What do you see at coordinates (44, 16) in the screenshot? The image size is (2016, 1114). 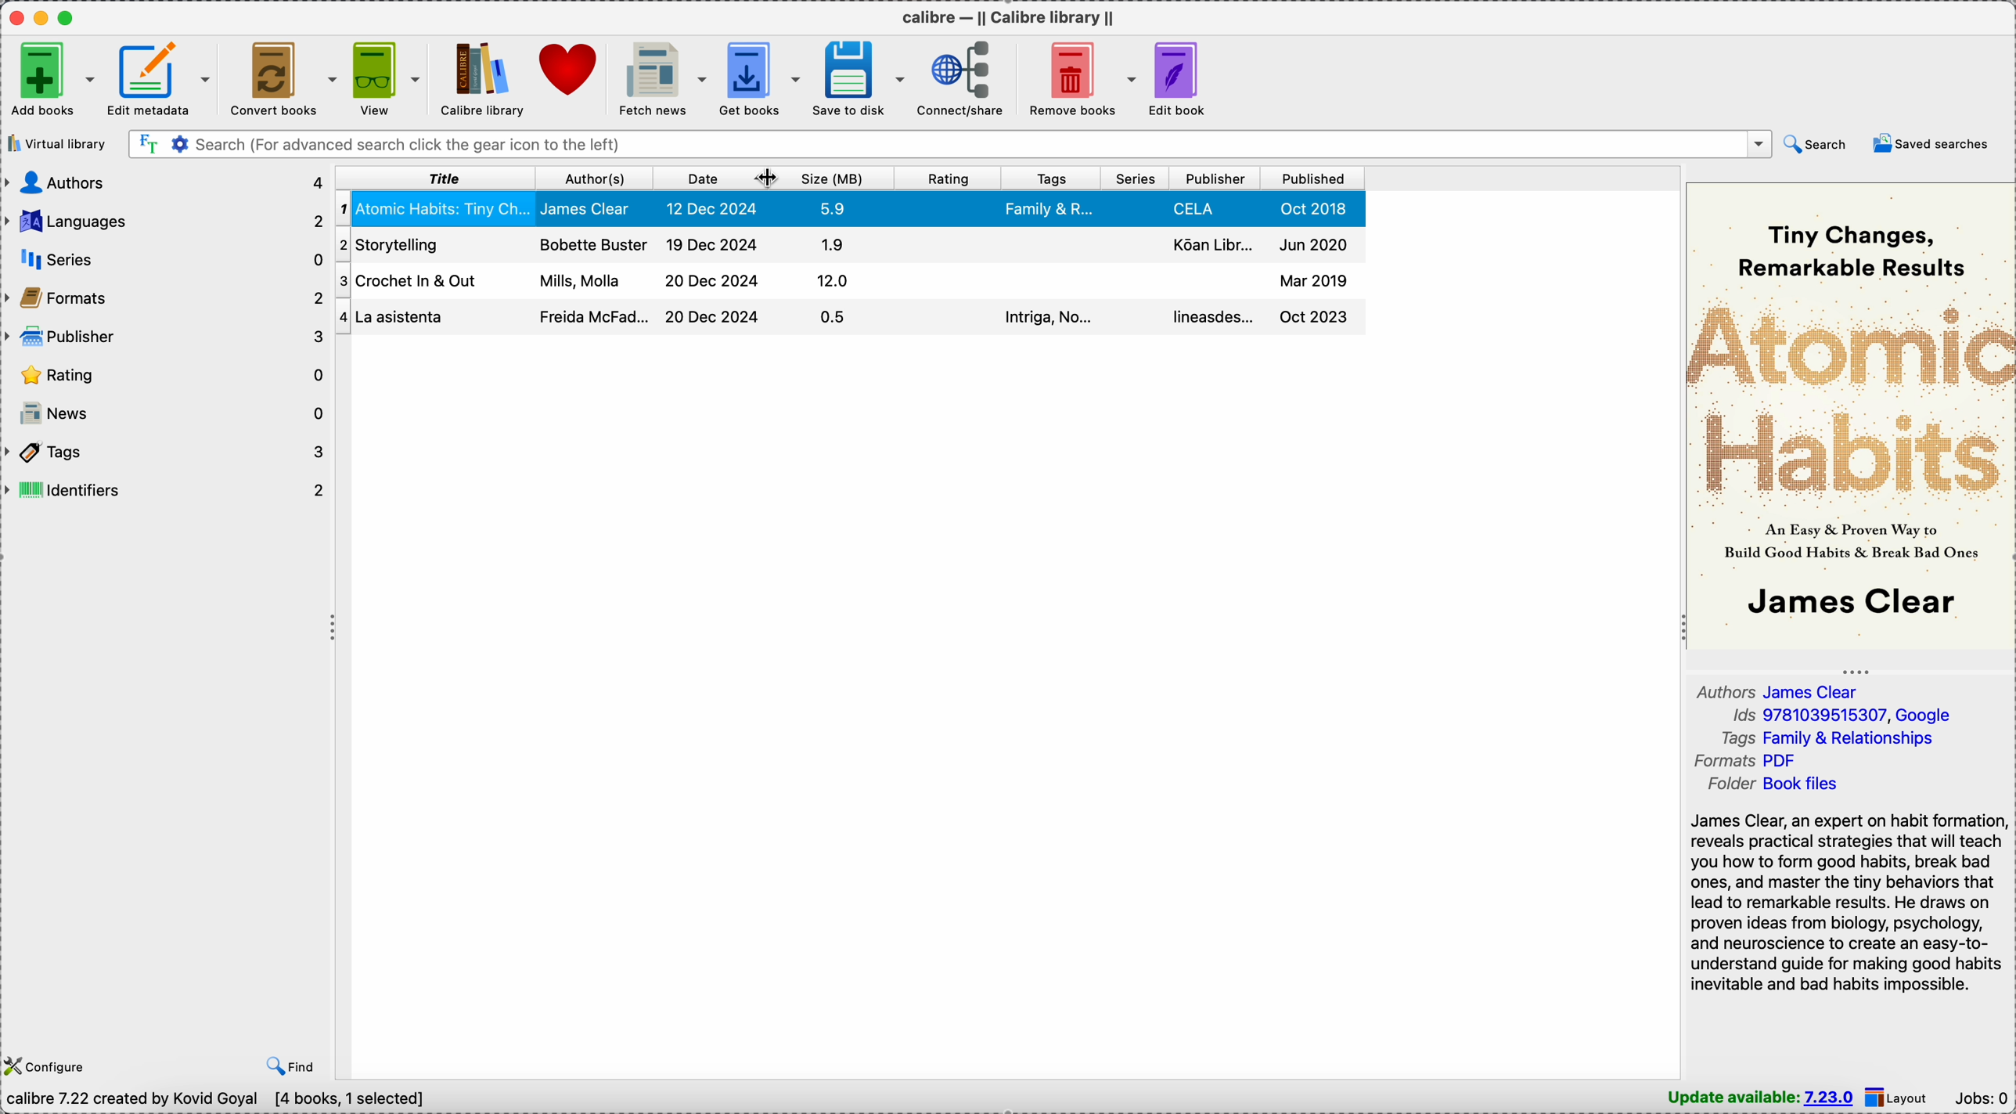 I see `minimize program` at bounding box center [44, 16].